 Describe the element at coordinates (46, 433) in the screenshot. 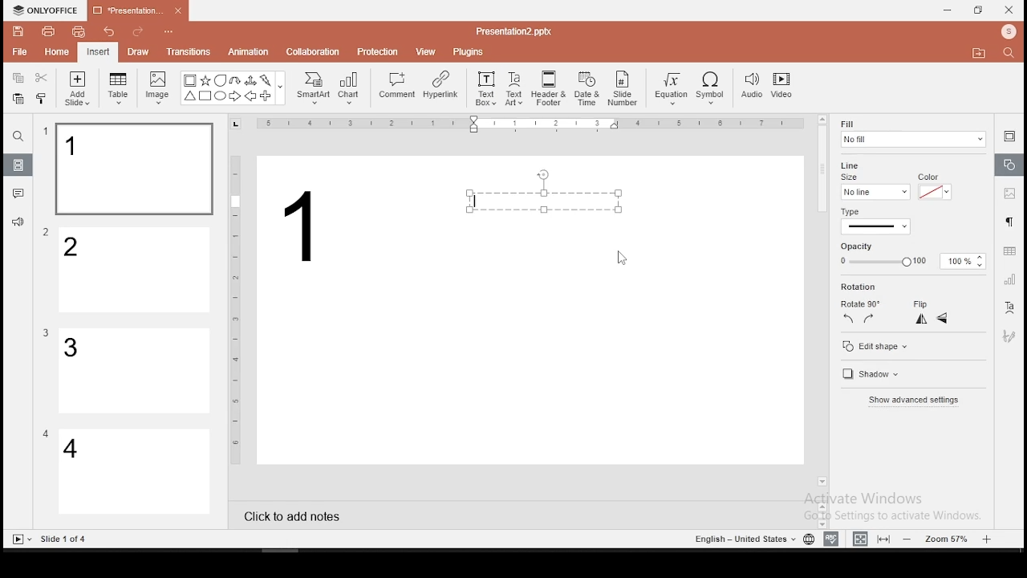

I see `` at that location.